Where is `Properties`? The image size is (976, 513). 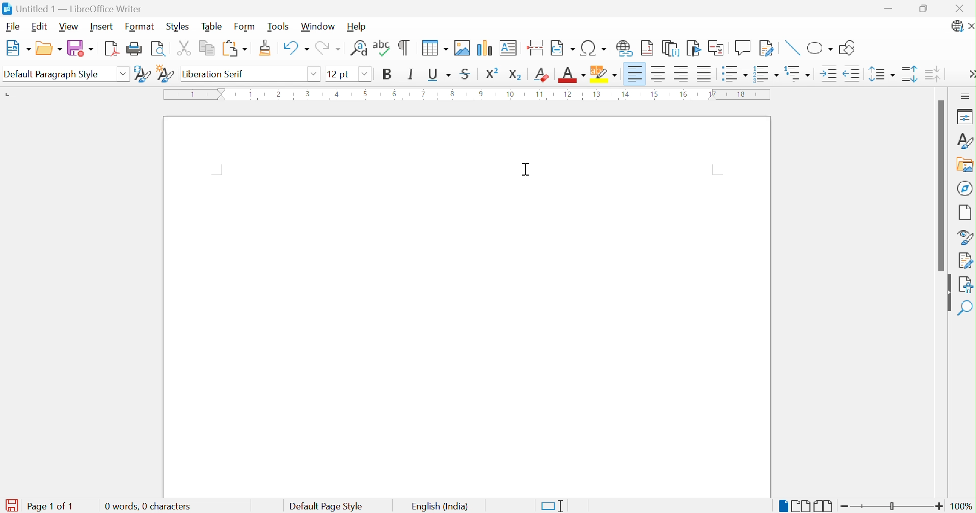
Properties is located at coordinates (963, 117).